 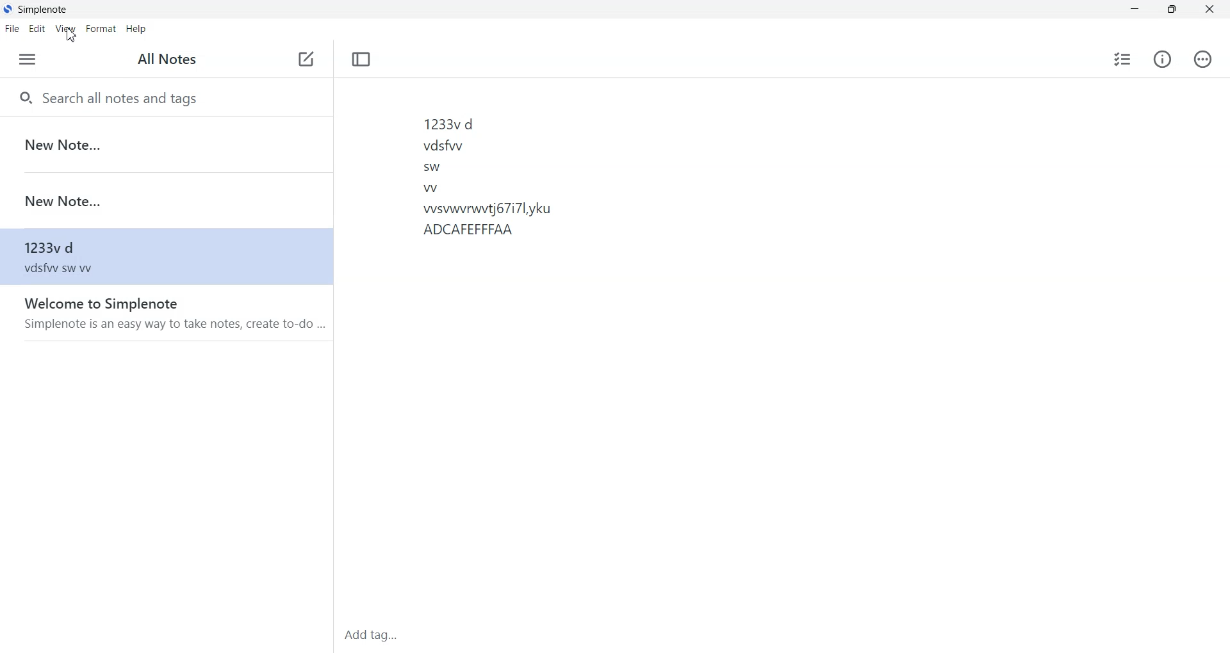 What do you see at coordinates (1162, 58) in the screenshot?
I see `Info` at bounding box center [1162, 58].